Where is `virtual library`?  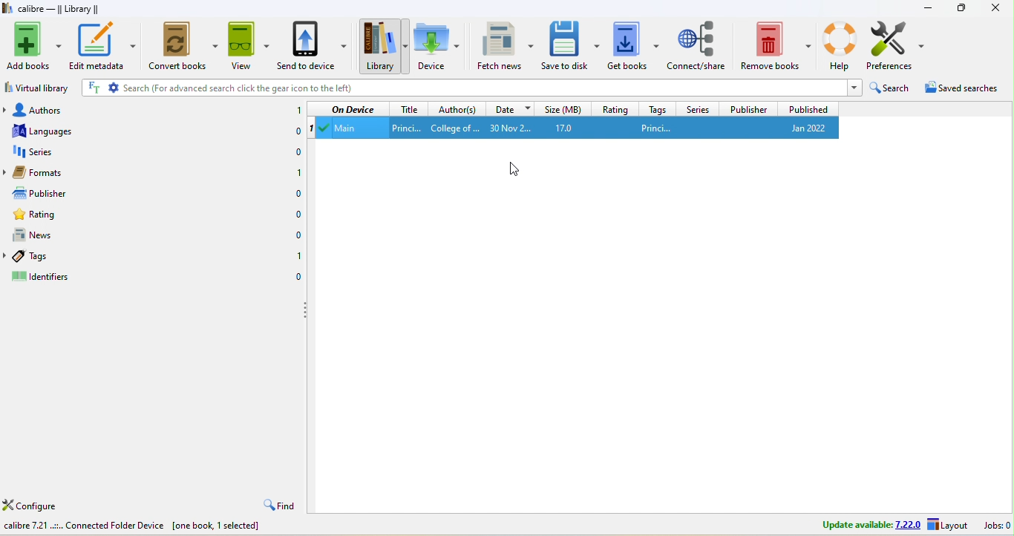
virtual library is located at coordinates (39, 87).